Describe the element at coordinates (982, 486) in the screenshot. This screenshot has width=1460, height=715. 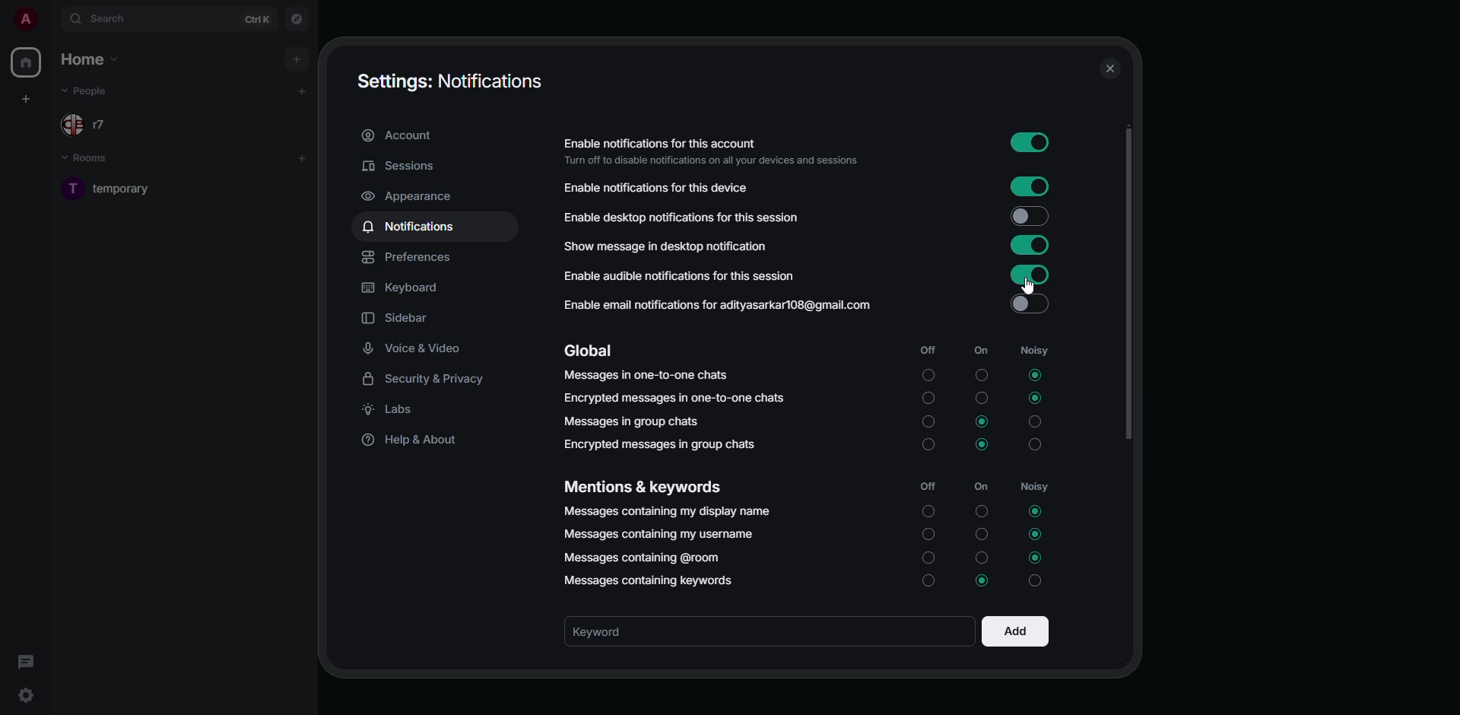
I see `on` at that location.